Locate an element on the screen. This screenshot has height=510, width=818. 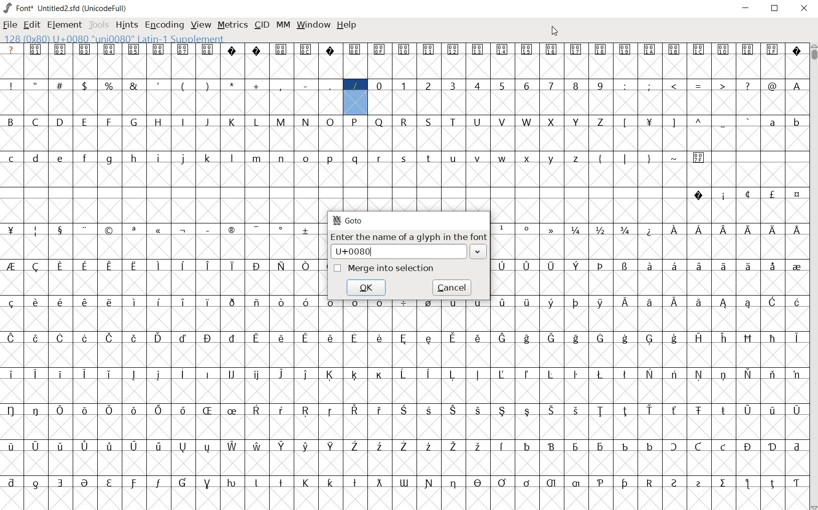
glyph is located at coordinates (10, 121).